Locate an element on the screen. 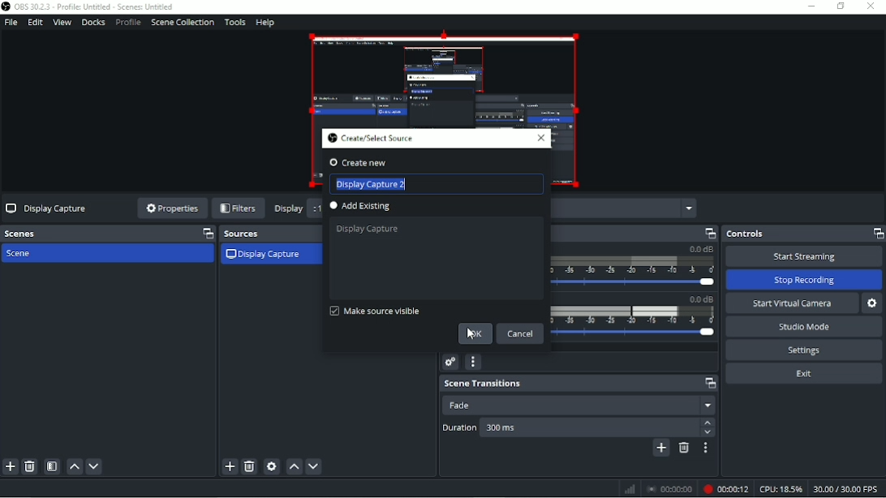 This screenshot has width=886, height=498. Controls is located at coordinates (803, 234).